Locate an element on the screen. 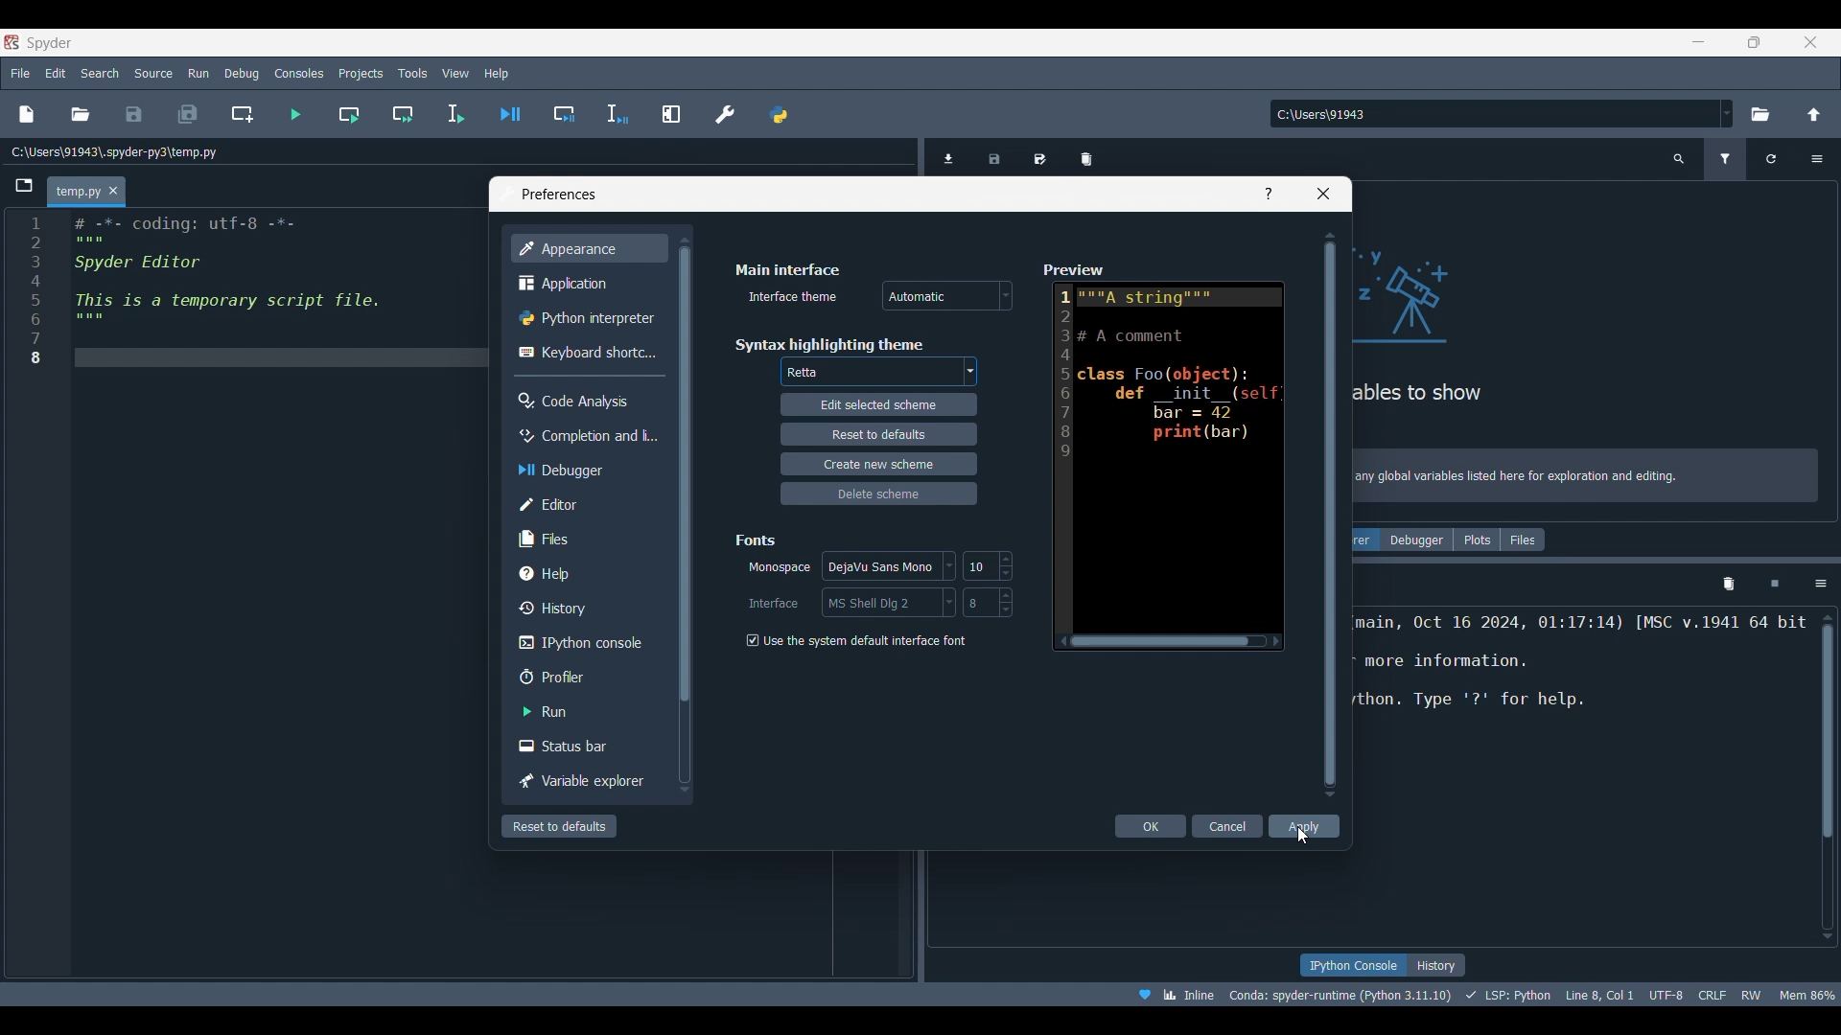 The width and height of the screenshot is (1841, 1035). Indicates interface theme options is located at coordinates (790, 297).